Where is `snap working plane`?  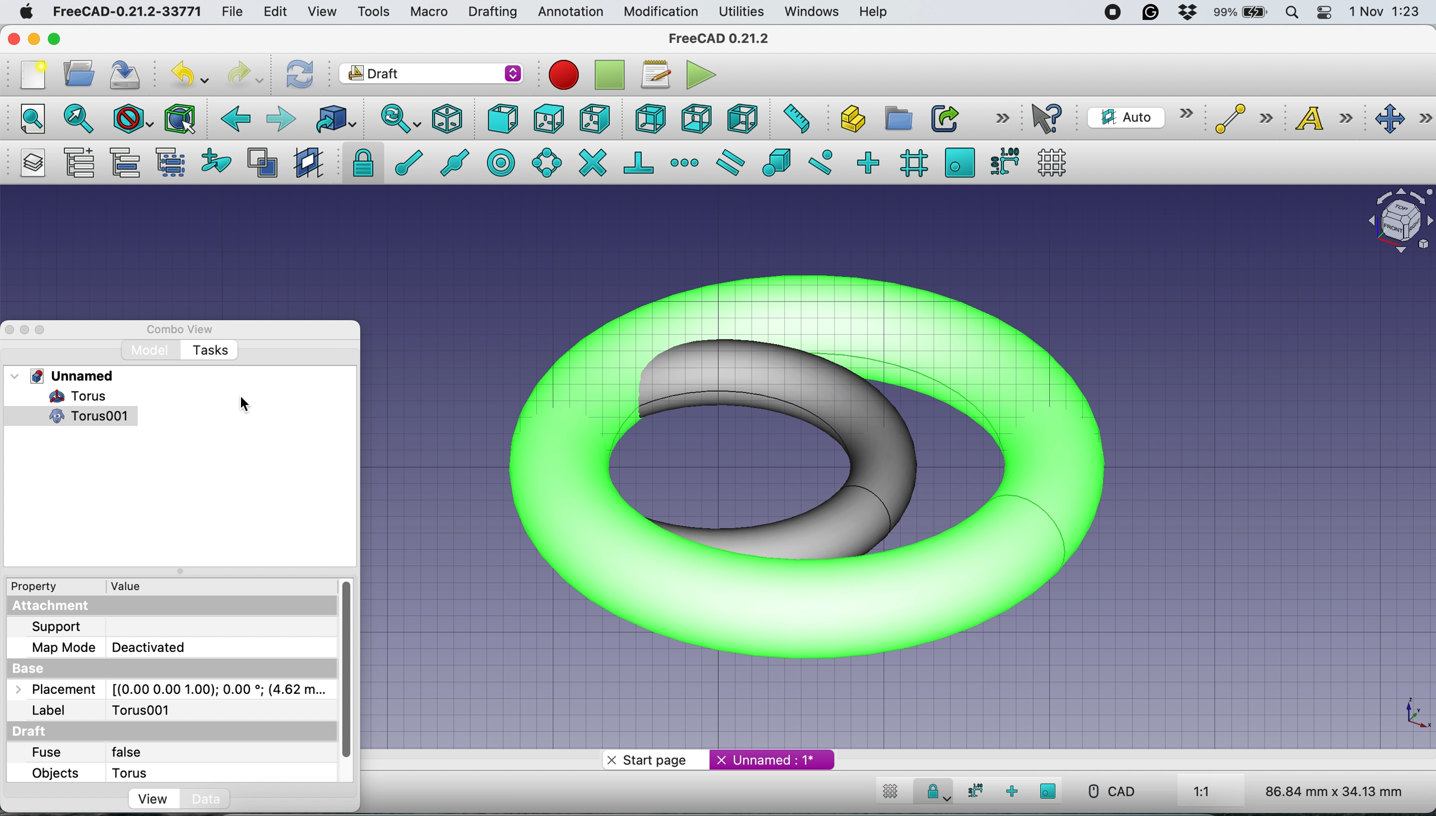
snap working plane is located at coordinates (960, 162).